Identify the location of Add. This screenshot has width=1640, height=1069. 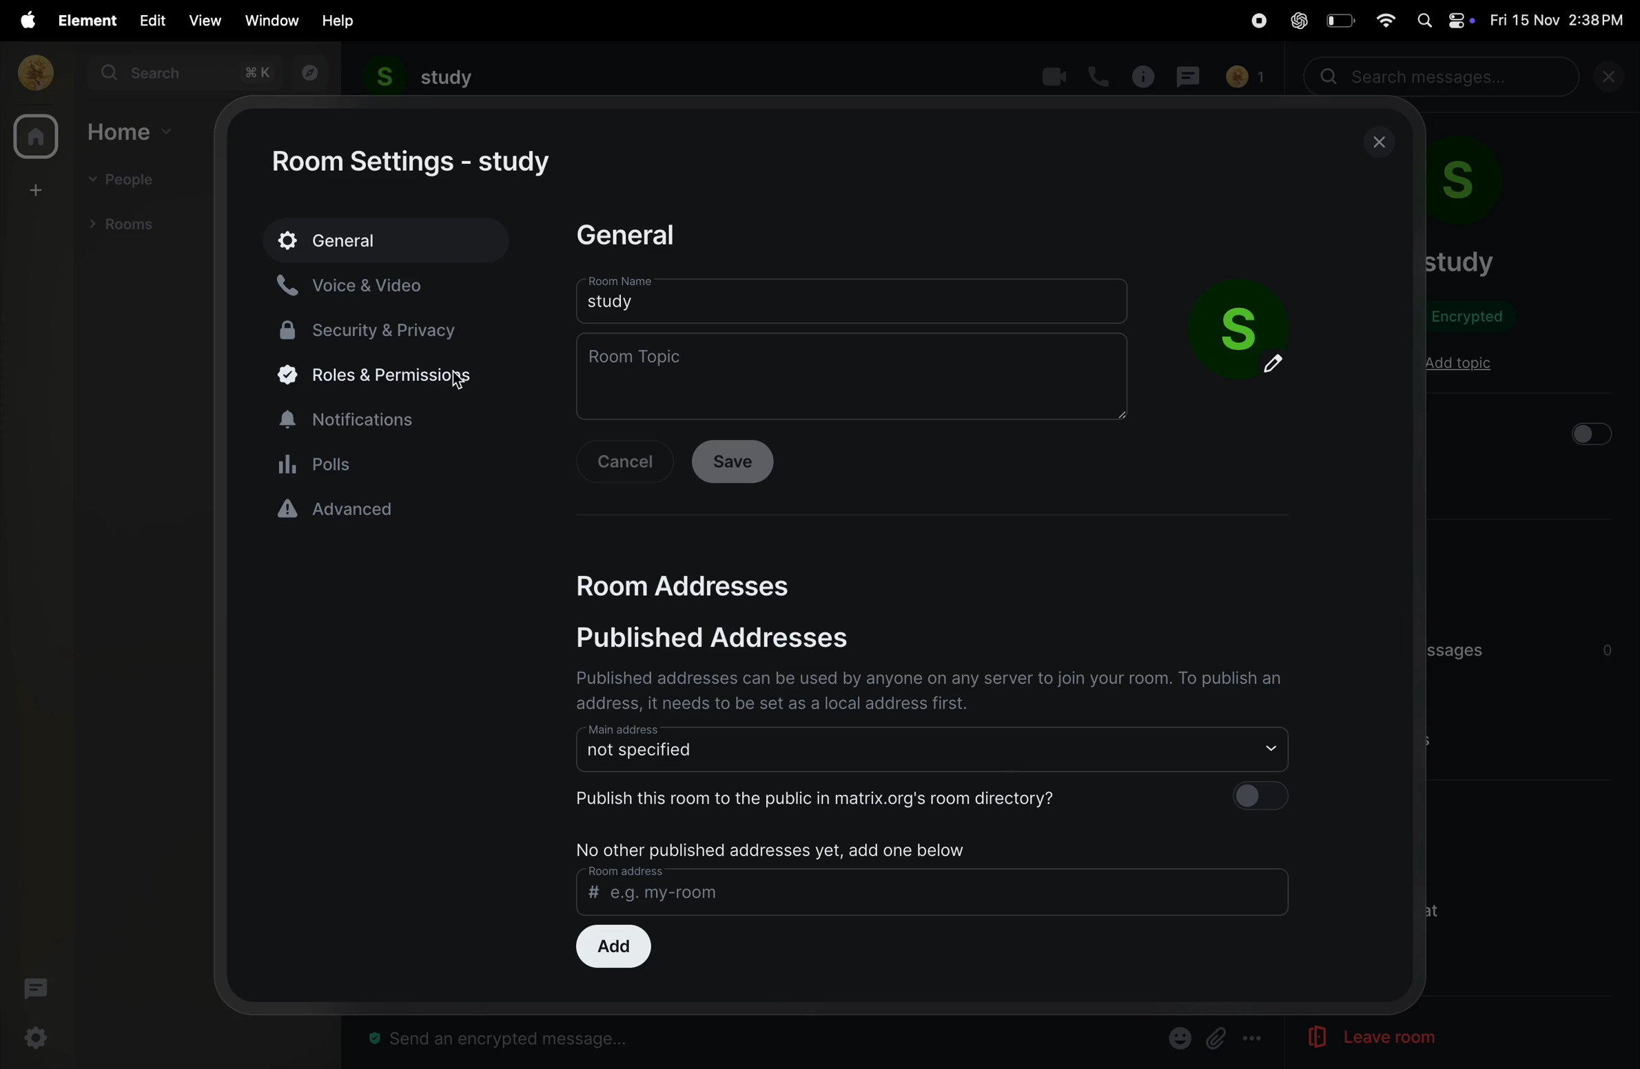
(611, 947).